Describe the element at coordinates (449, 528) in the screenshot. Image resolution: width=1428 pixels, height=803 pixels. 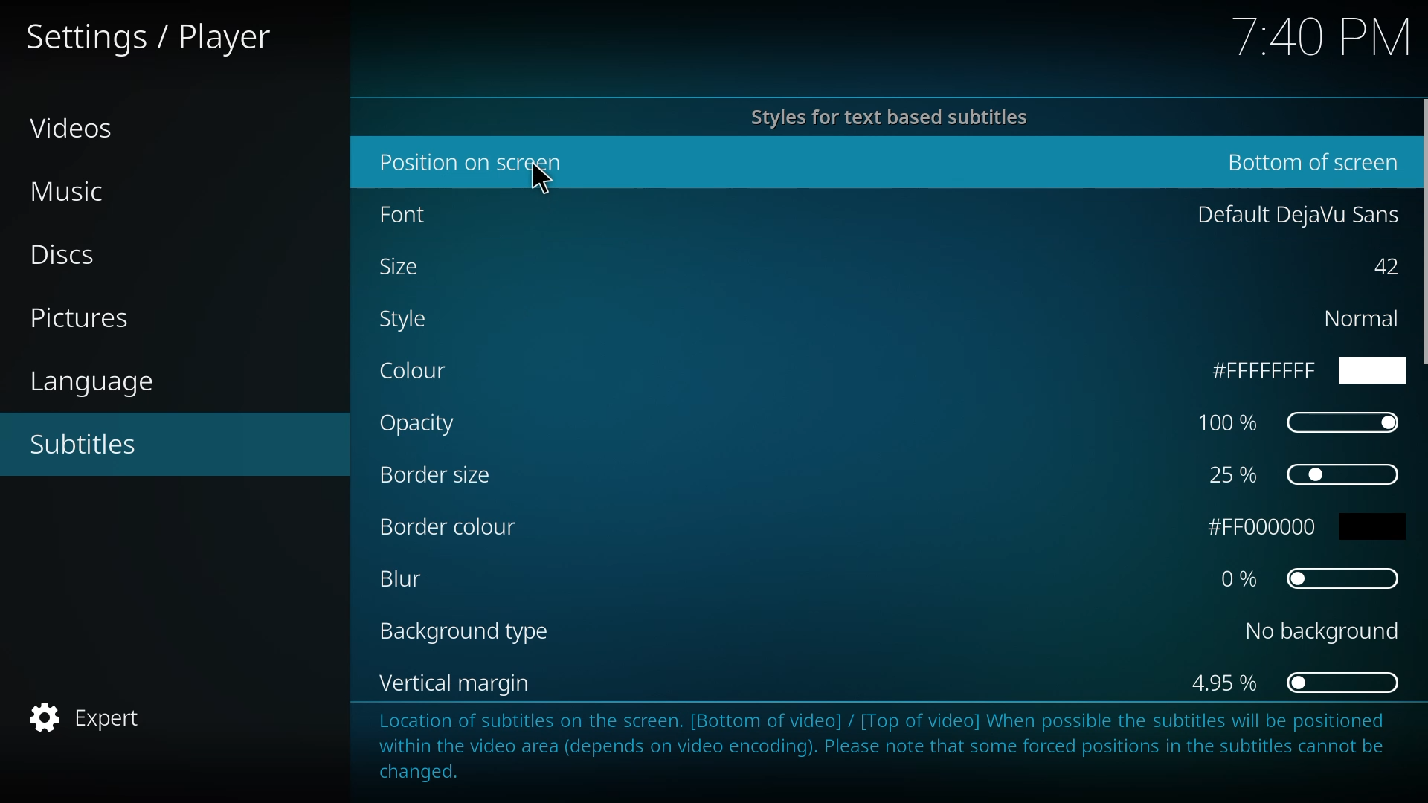
I see `border color` at that location.